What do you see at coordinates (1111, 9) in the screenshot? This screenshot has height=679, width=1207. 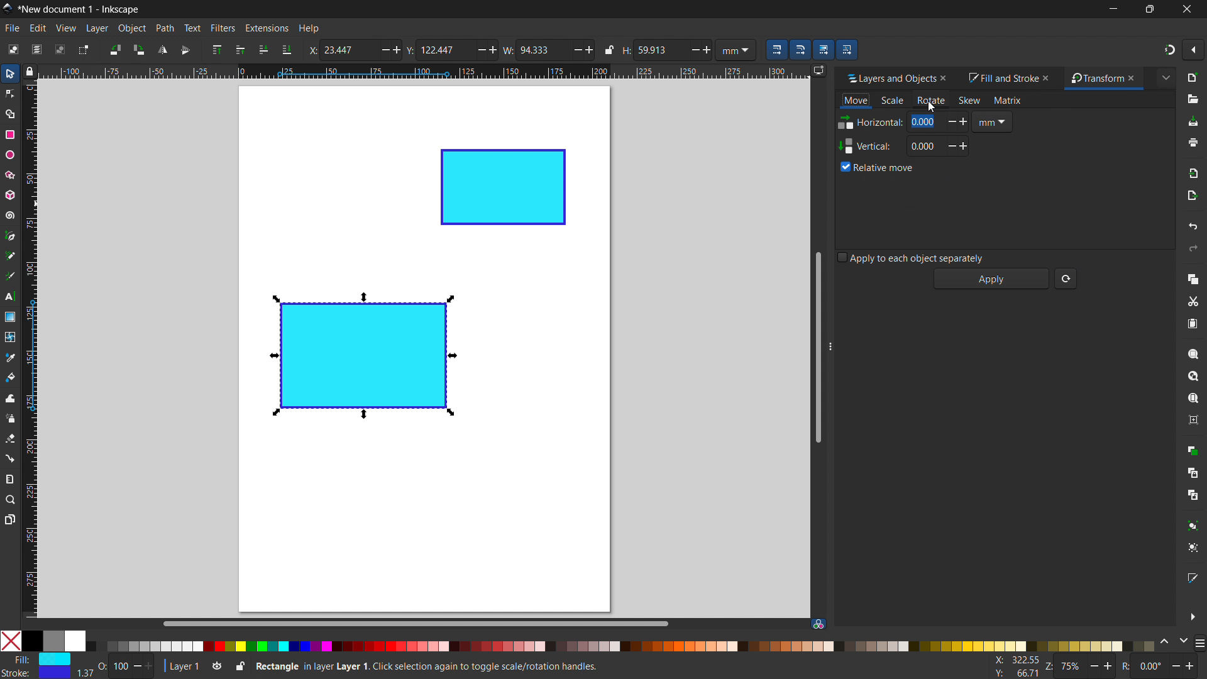 I see `minimize` at bounding box center [1111, 9].